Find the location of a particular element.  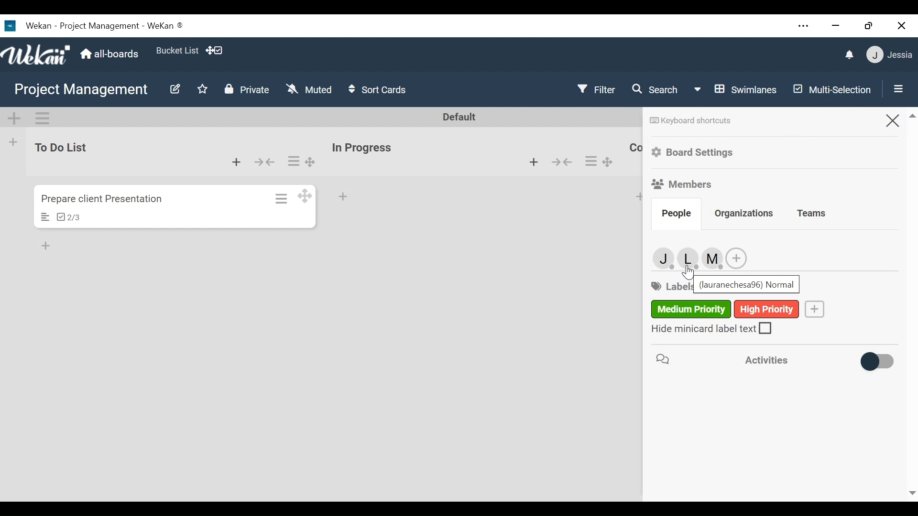

Members is located at coordinates (682, 183).